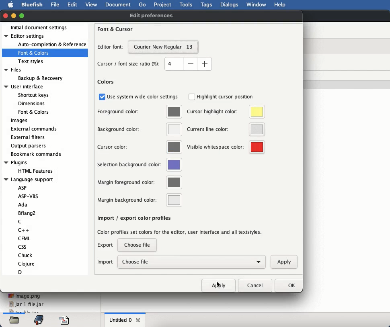 This screenshot has width=390, height=327. Describe the element at coordinates (138, 217) in the screenshot. I see `insert spaces instead of tabs` at that location.